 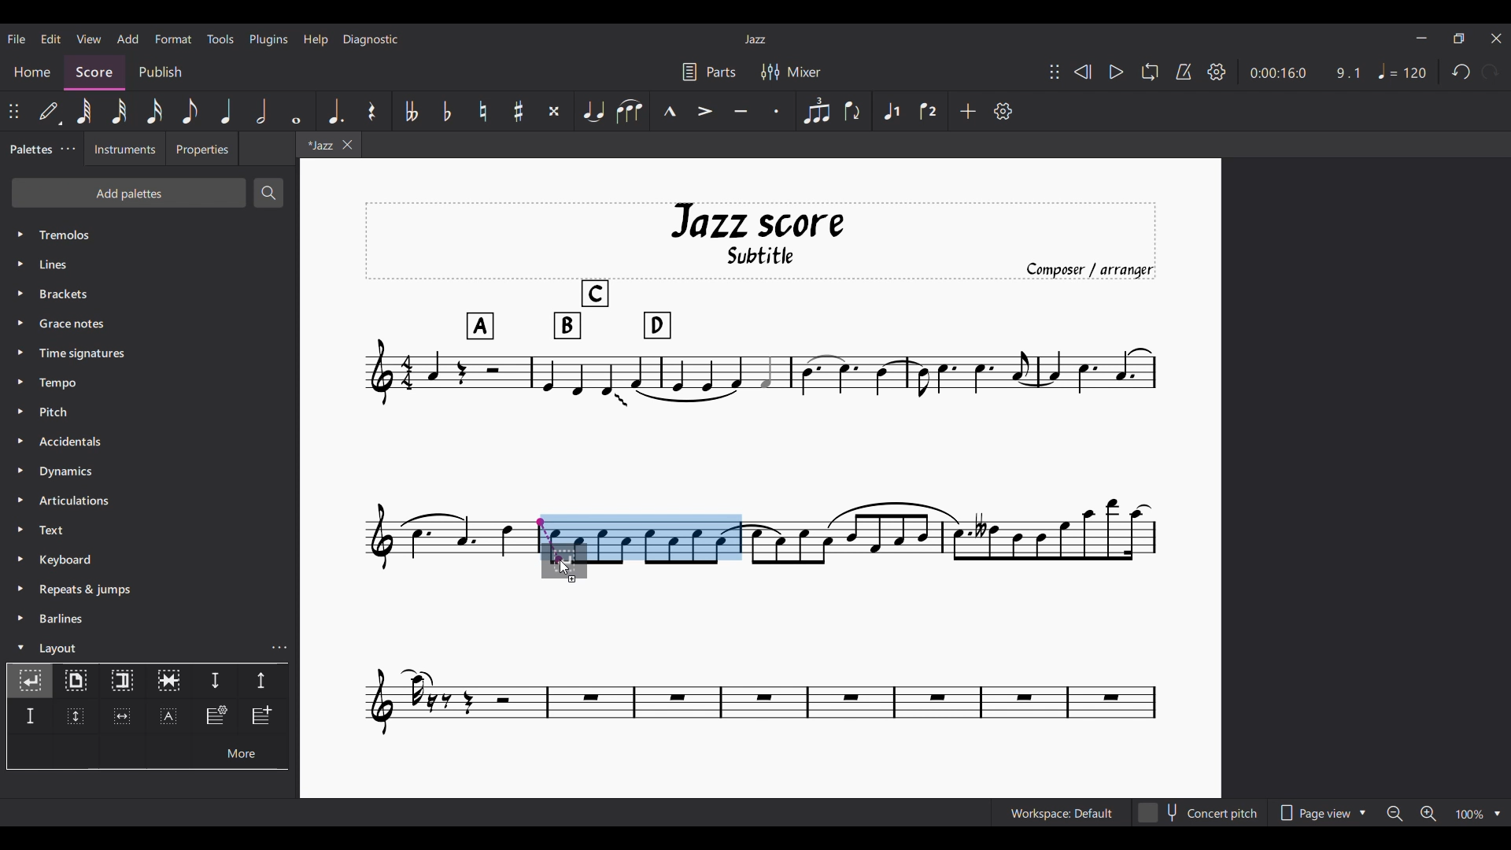 What do you see at coordinates (1421, 38) in the screenshot?
I see `Minimize` at bounding box center [1421, 38].